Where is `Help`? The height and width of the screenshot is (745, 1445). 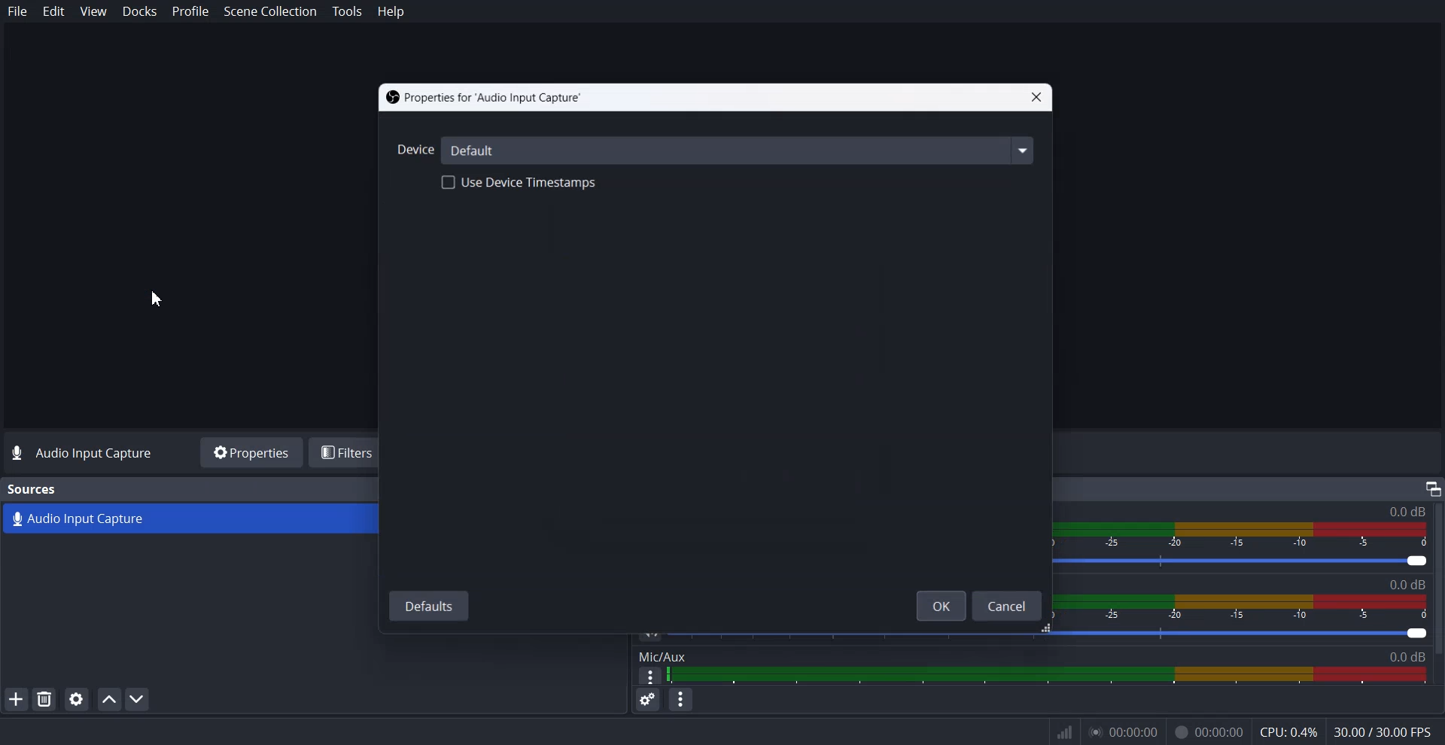 Help is located at coordinates (391, 11).